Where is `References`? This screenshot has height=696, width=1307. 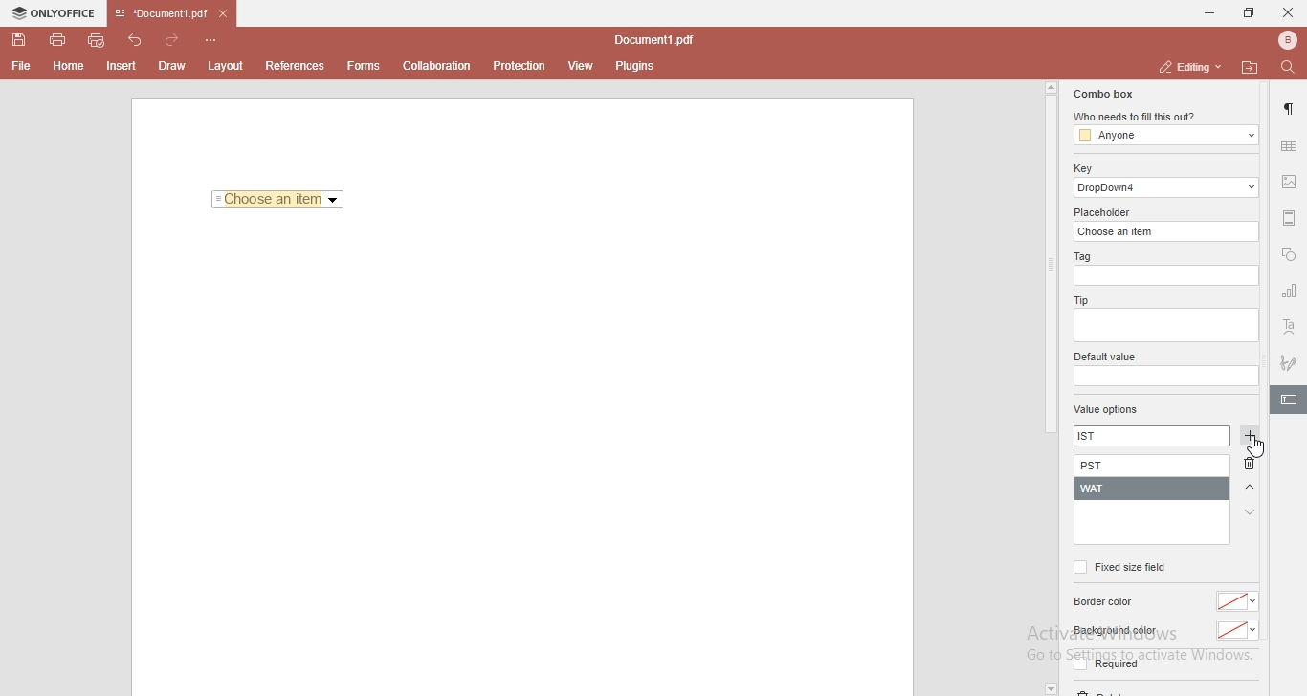
References is located at coordinates (293, 66).